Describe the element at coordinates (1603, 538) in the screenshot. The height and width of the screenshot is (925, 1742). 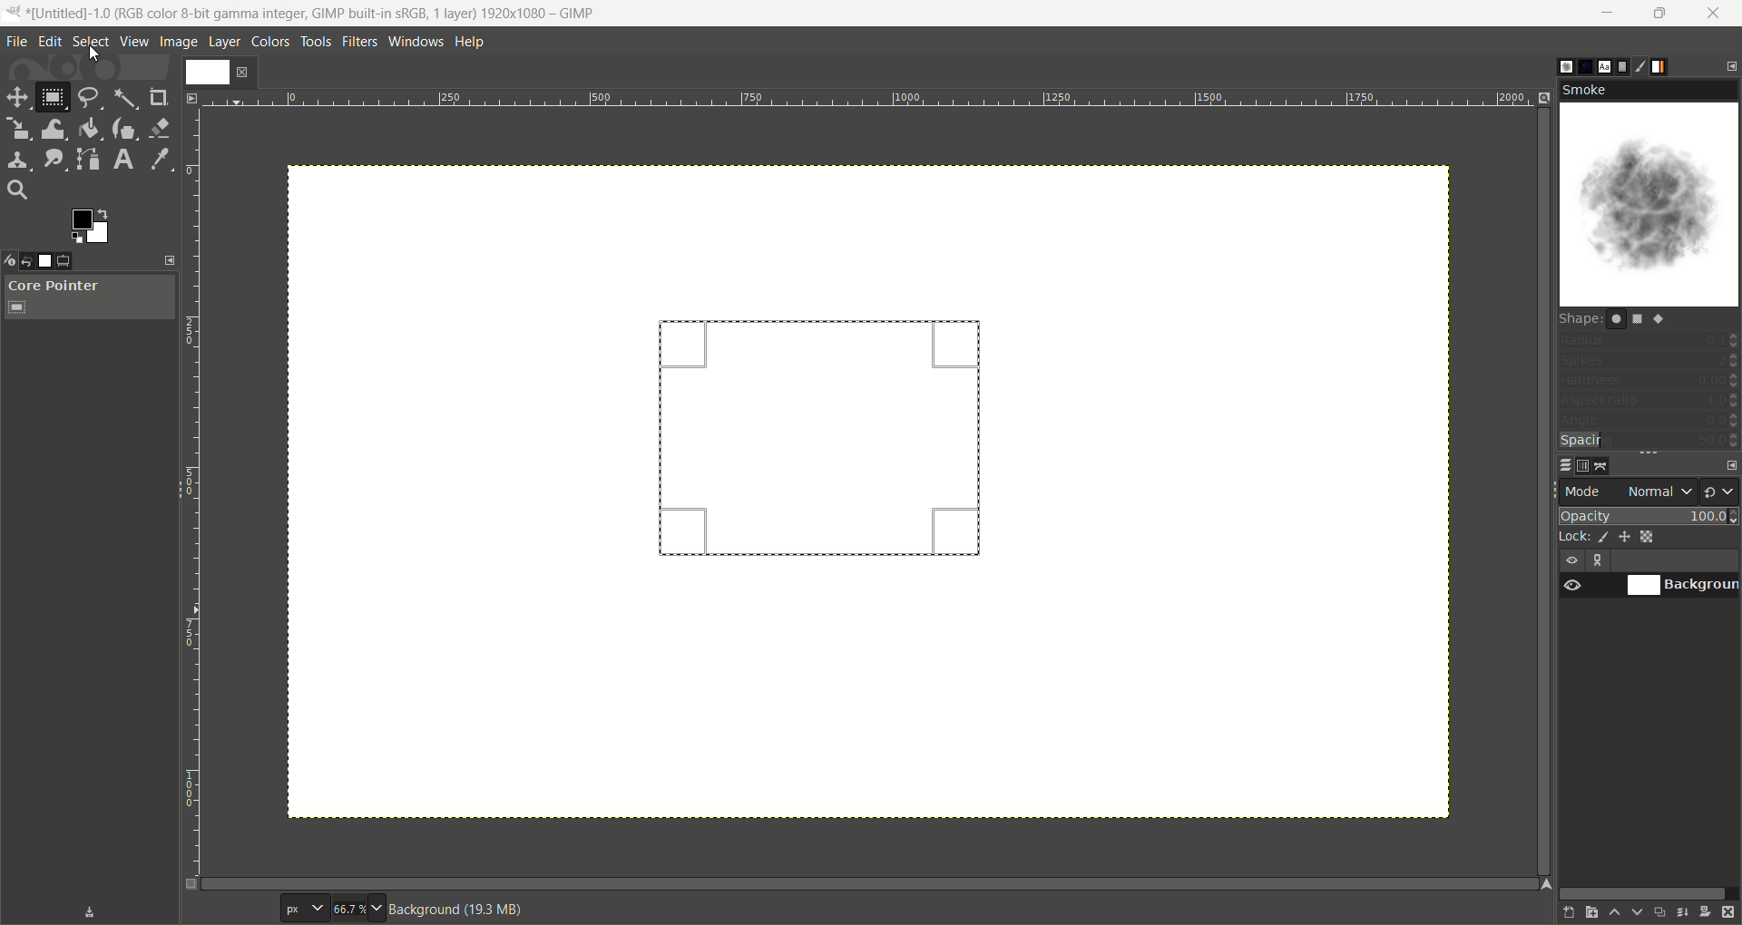
I see `lock pixels` at that location.